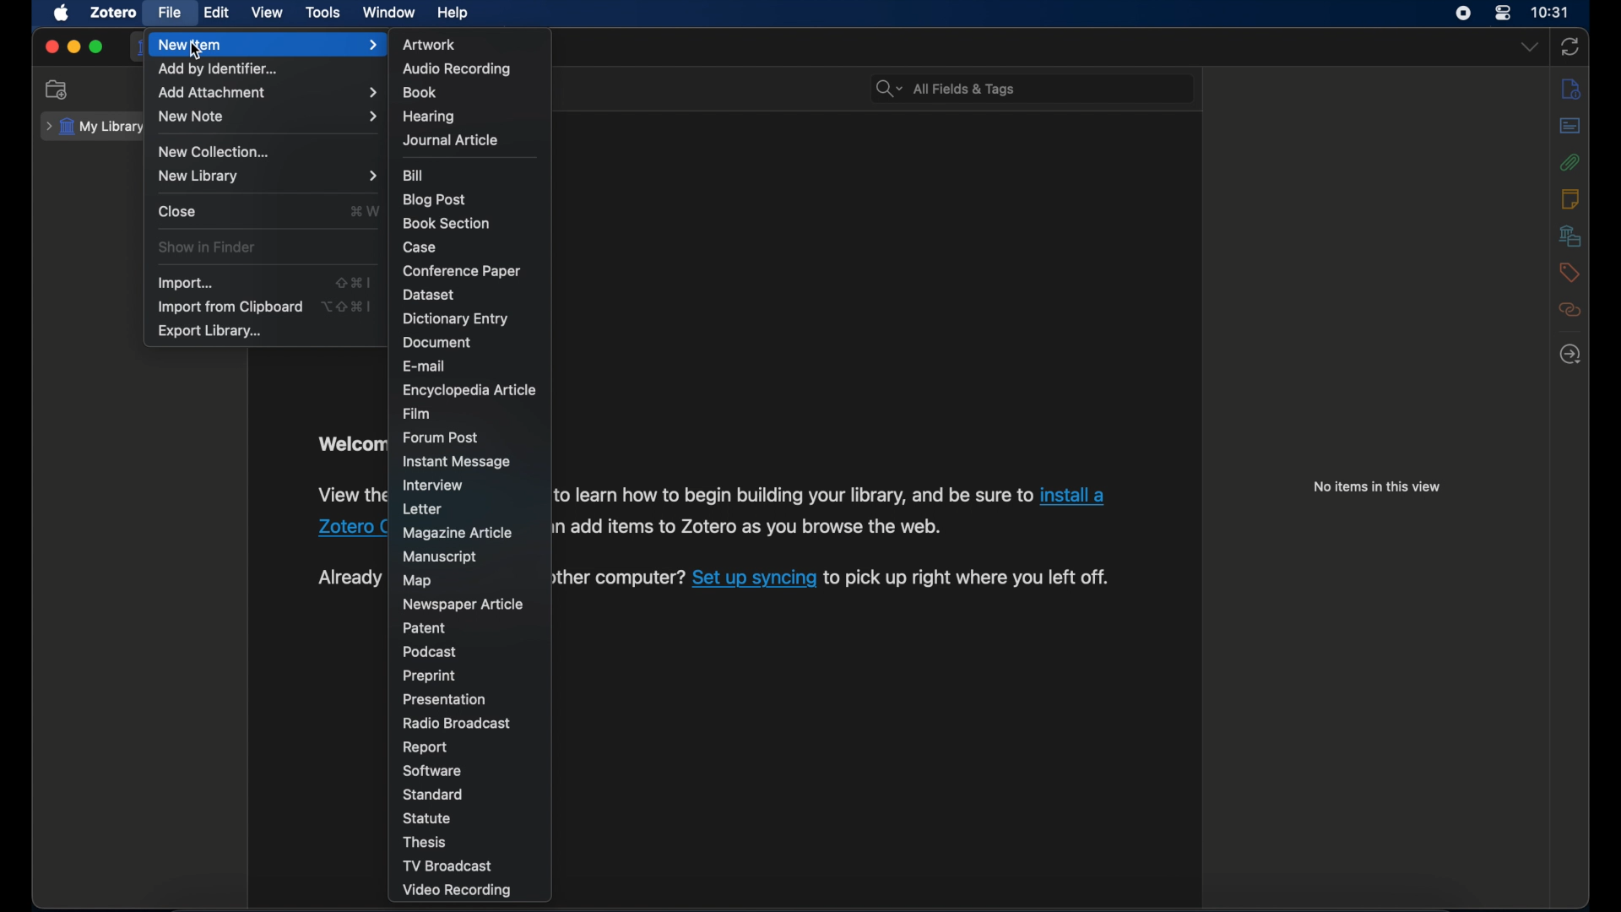 The width and height of the screenshot is (1621, 912). What do you see at coordinates (794, 495) in the screenshot?
I see `` at bounding box center [794, 495].